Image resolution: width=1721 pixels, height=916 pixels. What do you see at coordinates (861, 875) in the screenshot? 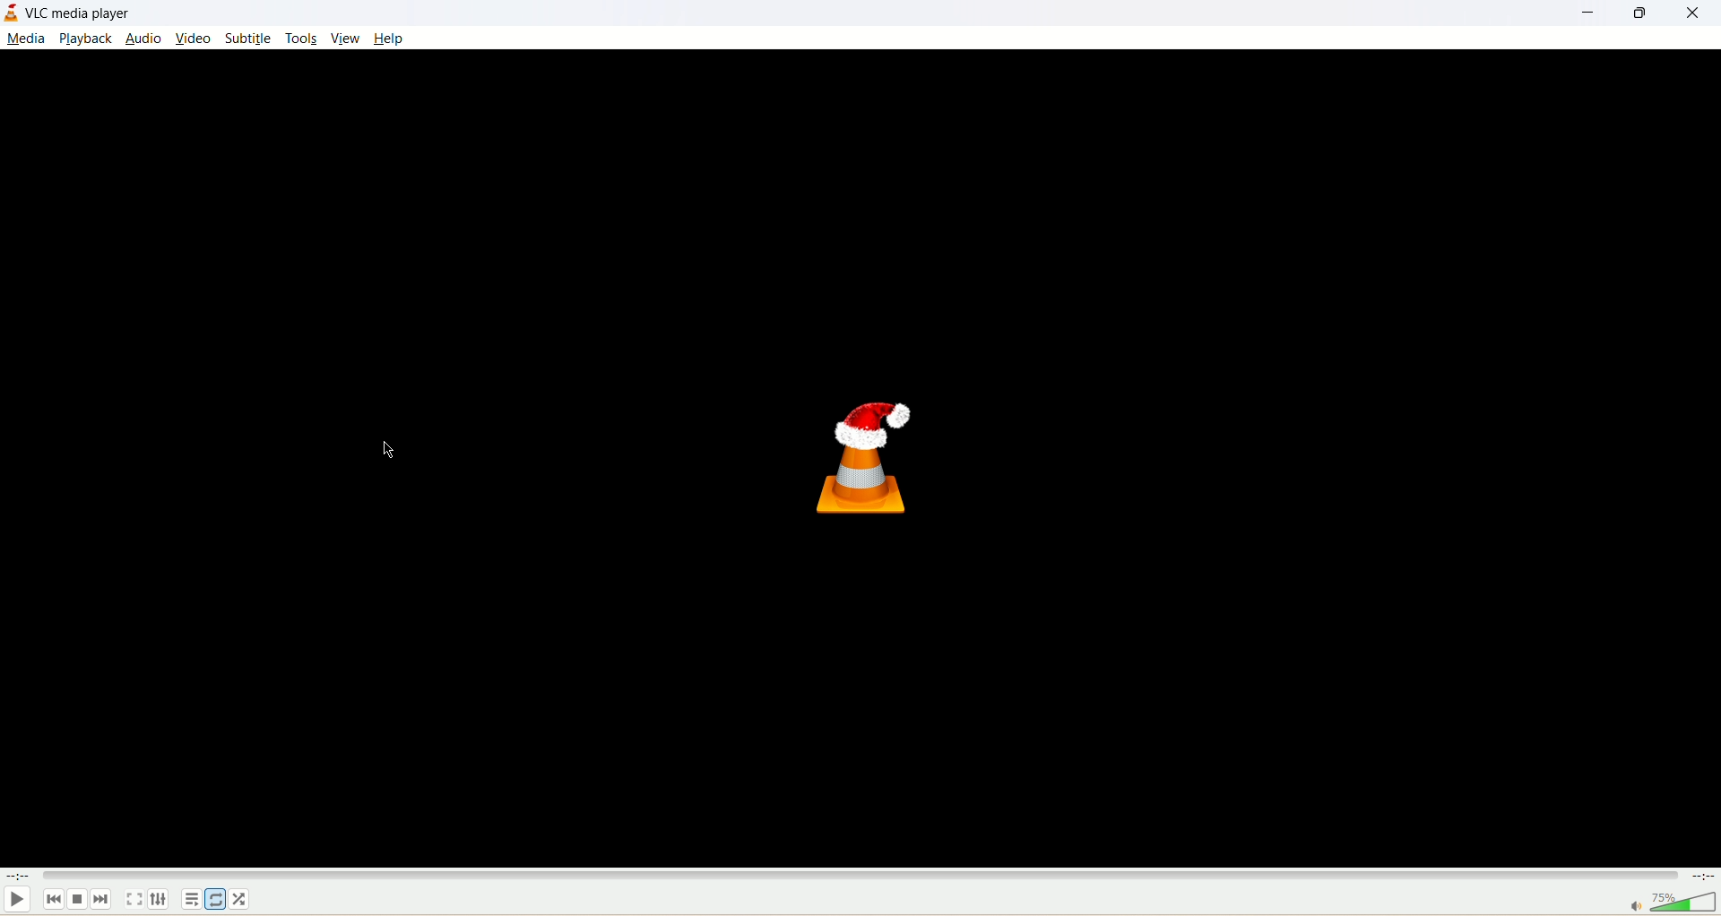
I see `progress bar` at bounding box center [861, 875].